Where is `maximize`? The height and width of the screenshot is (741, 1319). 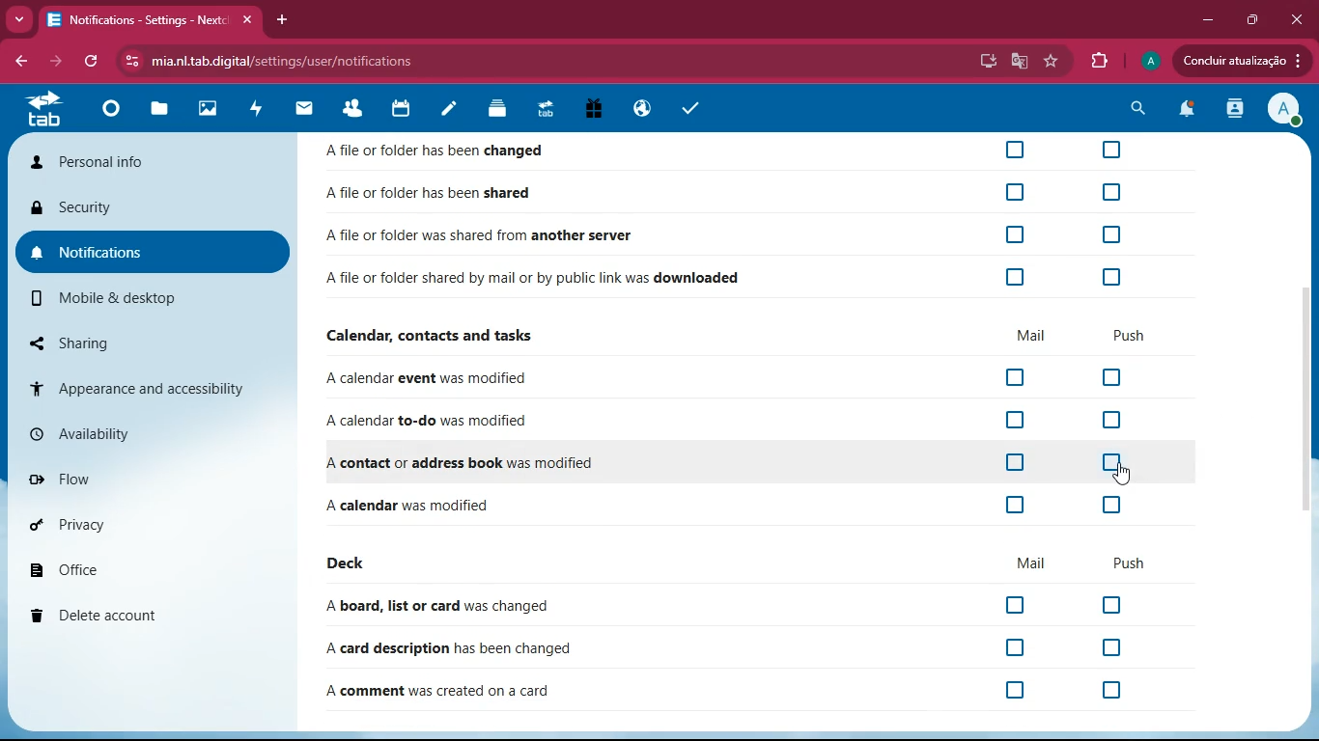
maximize is located at coordinates (1250, 20).